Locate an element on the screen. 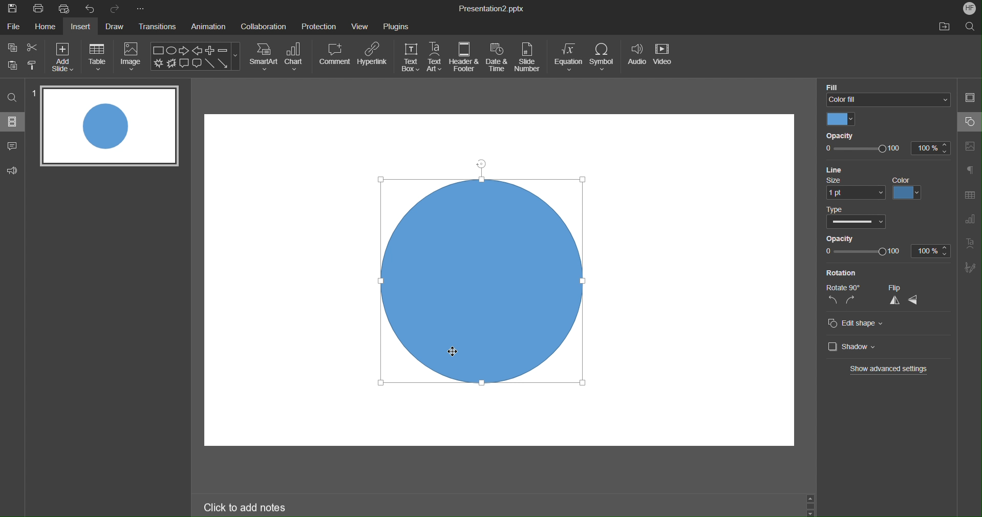 The image size is (982, 517). Search is located at coordinates (12, 97).